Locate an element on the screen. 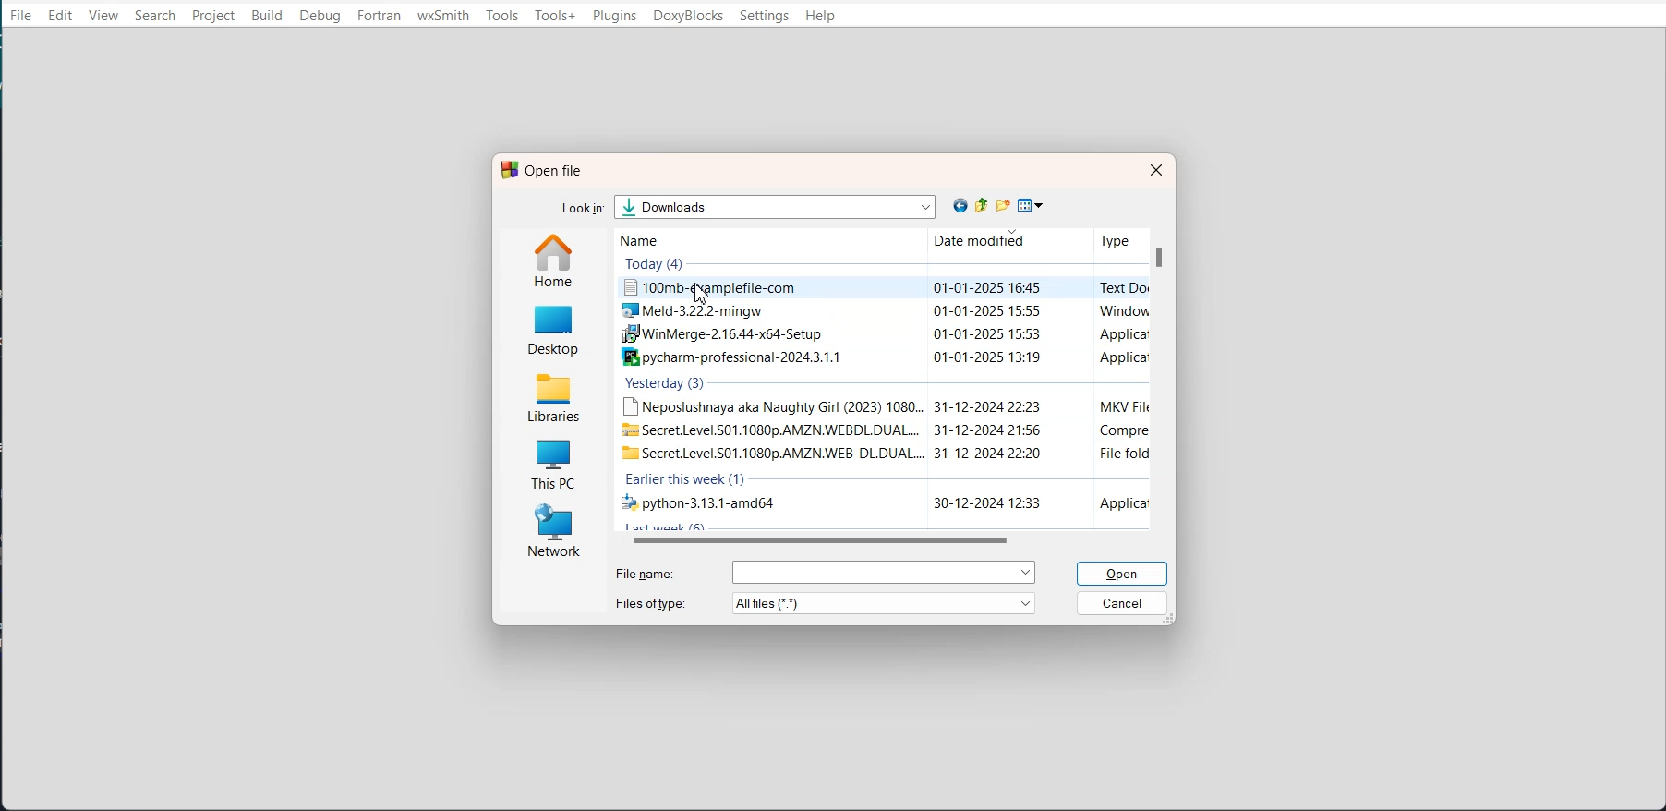  earlier this week (1) is located at coordinates (687, 480).